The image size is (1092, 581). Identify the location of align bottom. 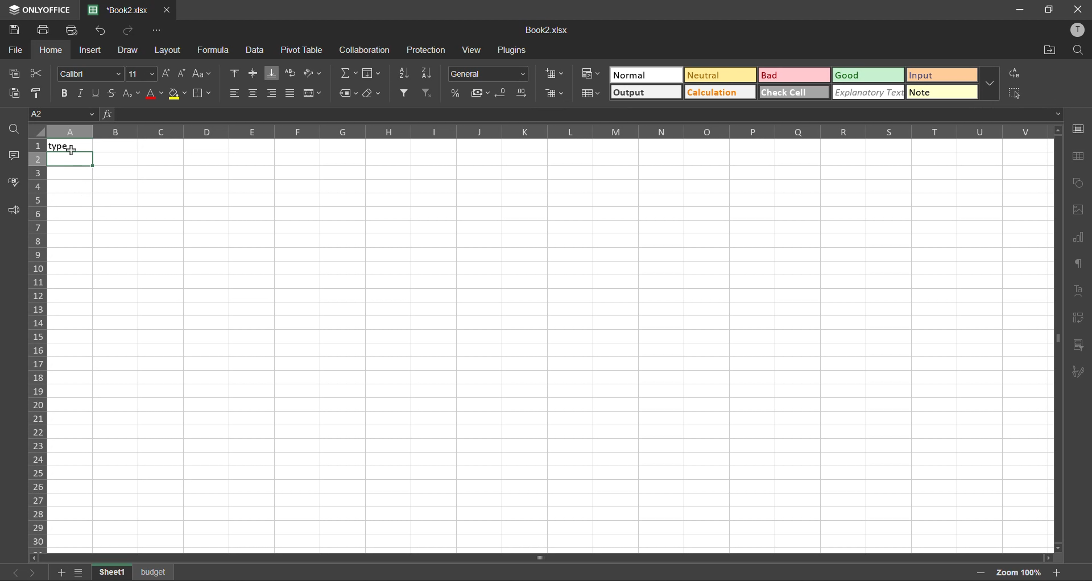
(272, 74).